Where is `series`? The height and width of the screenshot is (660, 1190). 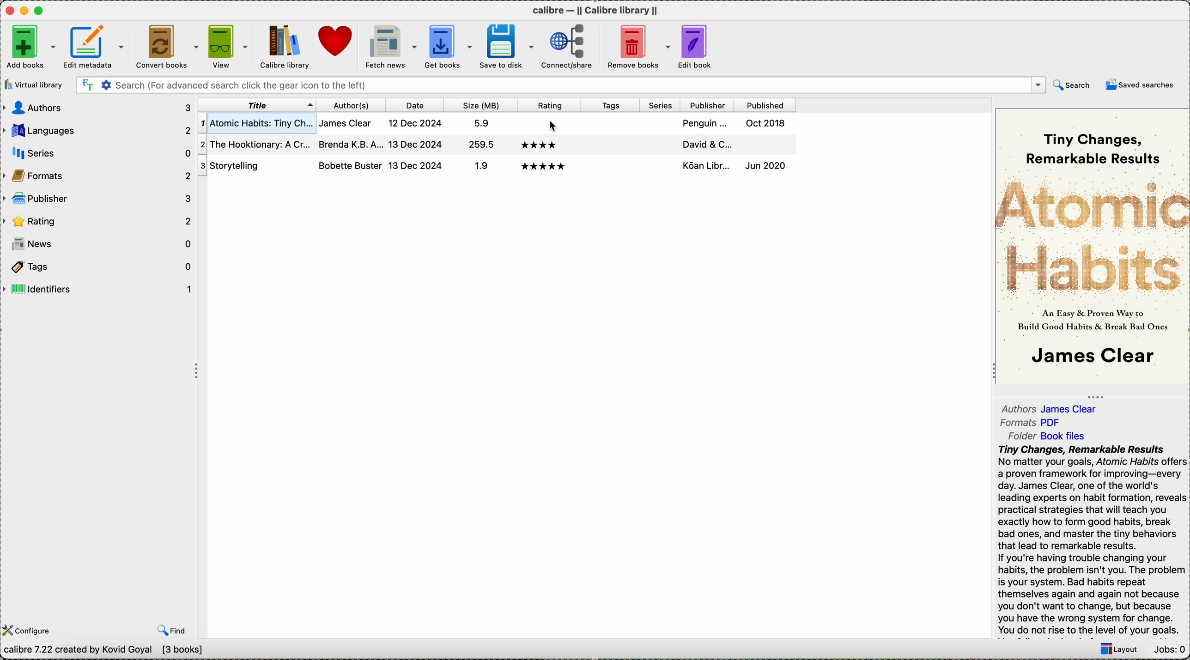 series is located at coordinates (100, 152).